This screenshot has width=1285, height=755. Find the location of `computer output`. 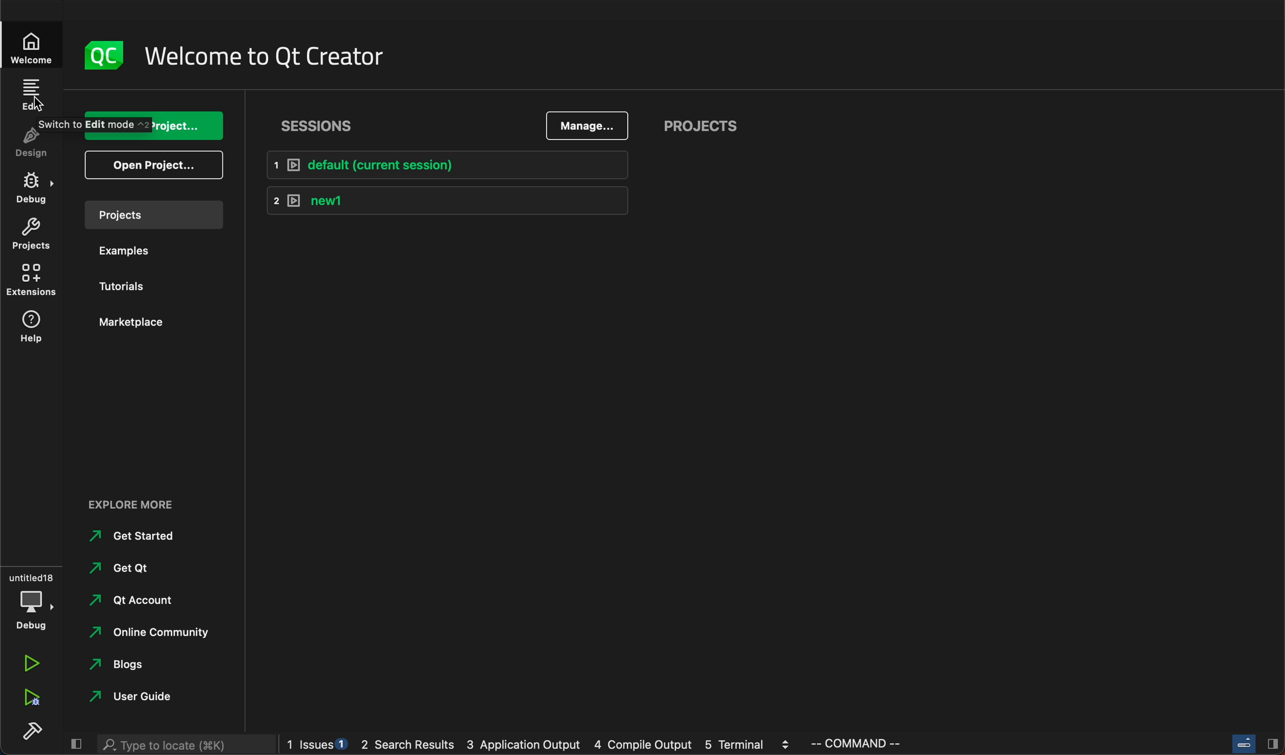

computer output is located at coordinates (643, 746).